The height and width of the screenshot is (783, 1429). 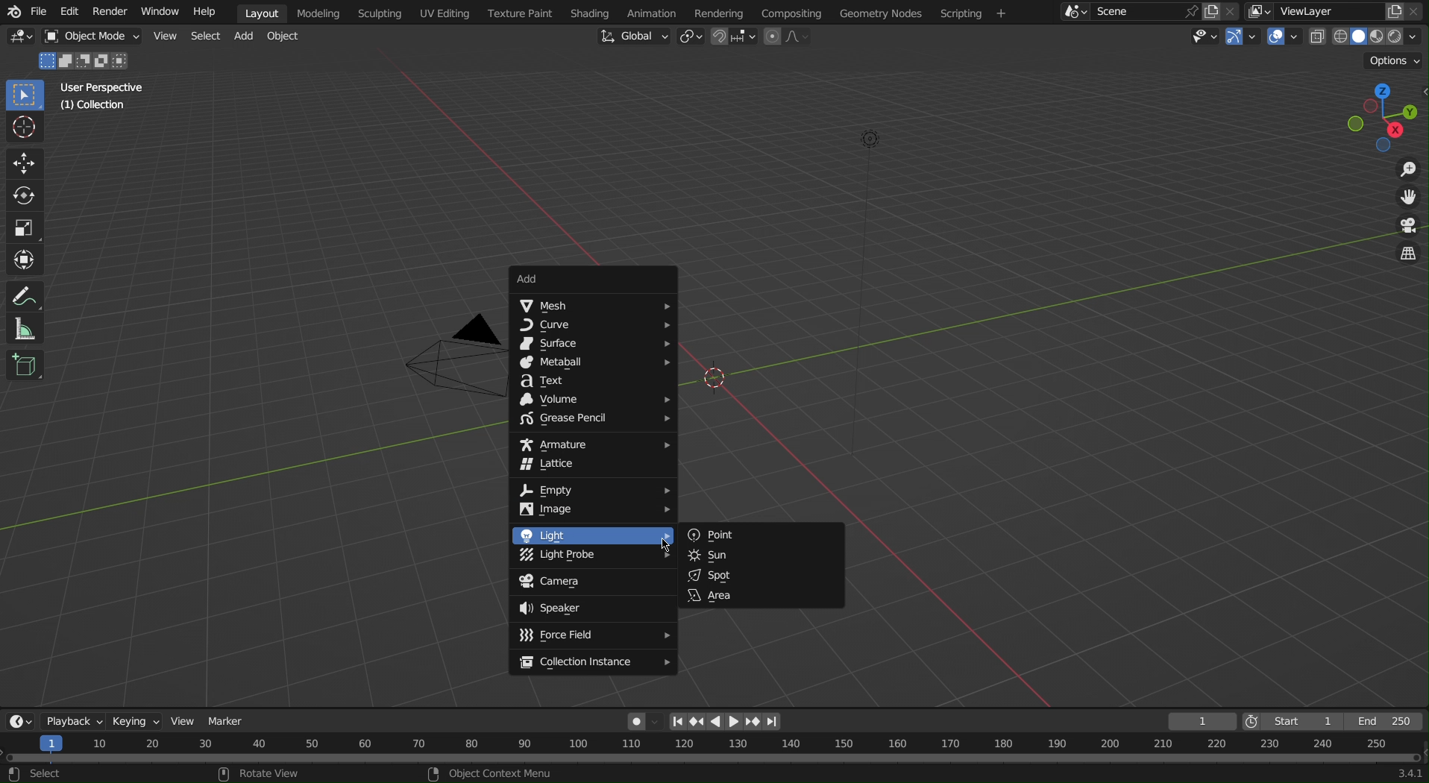 What do you see at coordinates (754, 722) in the screenshot?
I see `forward` at bounding box center [754, 722].